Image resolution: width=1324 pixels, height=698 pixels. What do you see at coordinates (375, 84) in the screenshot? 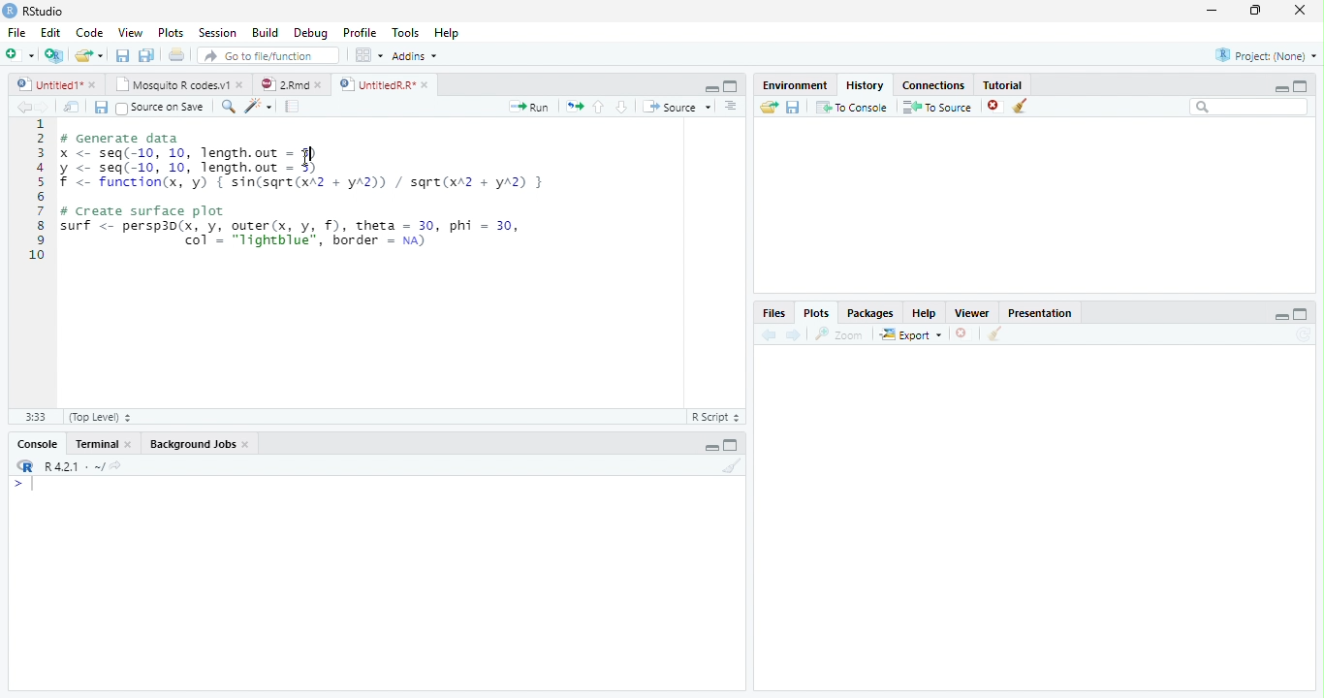
I see `UntitledR.R*` at bounding box center [375, 84].